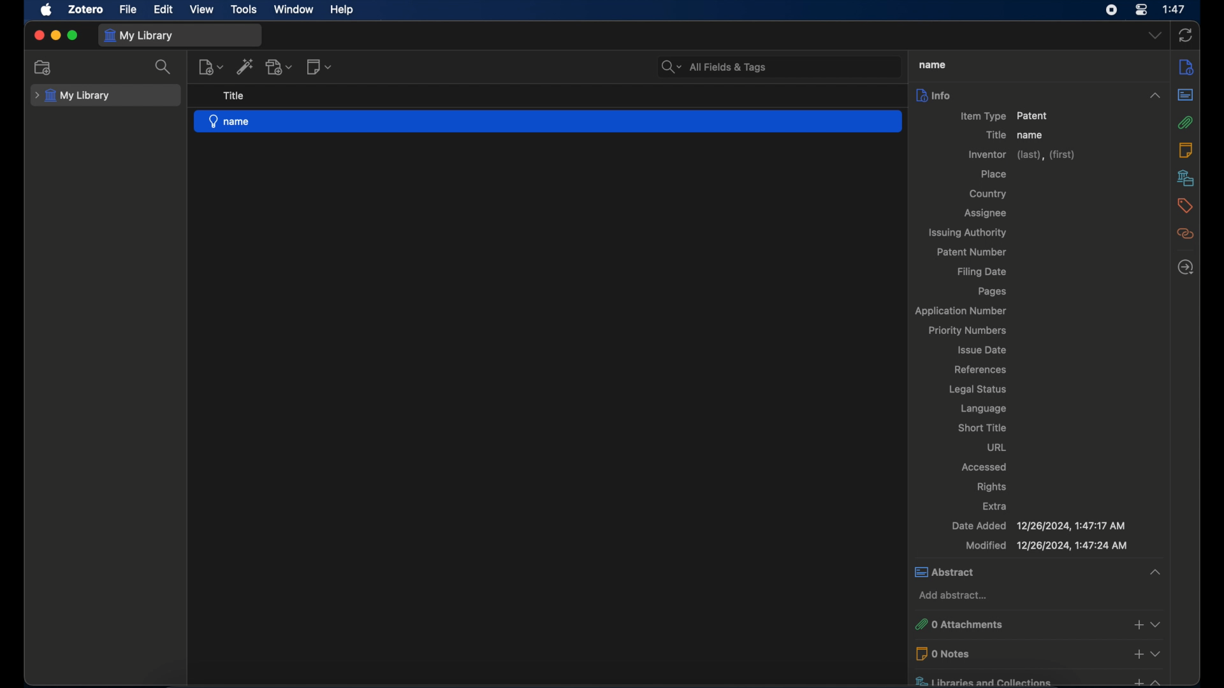 The image size is (1224, 688). I want to click on abstract, so click(1019, 572).